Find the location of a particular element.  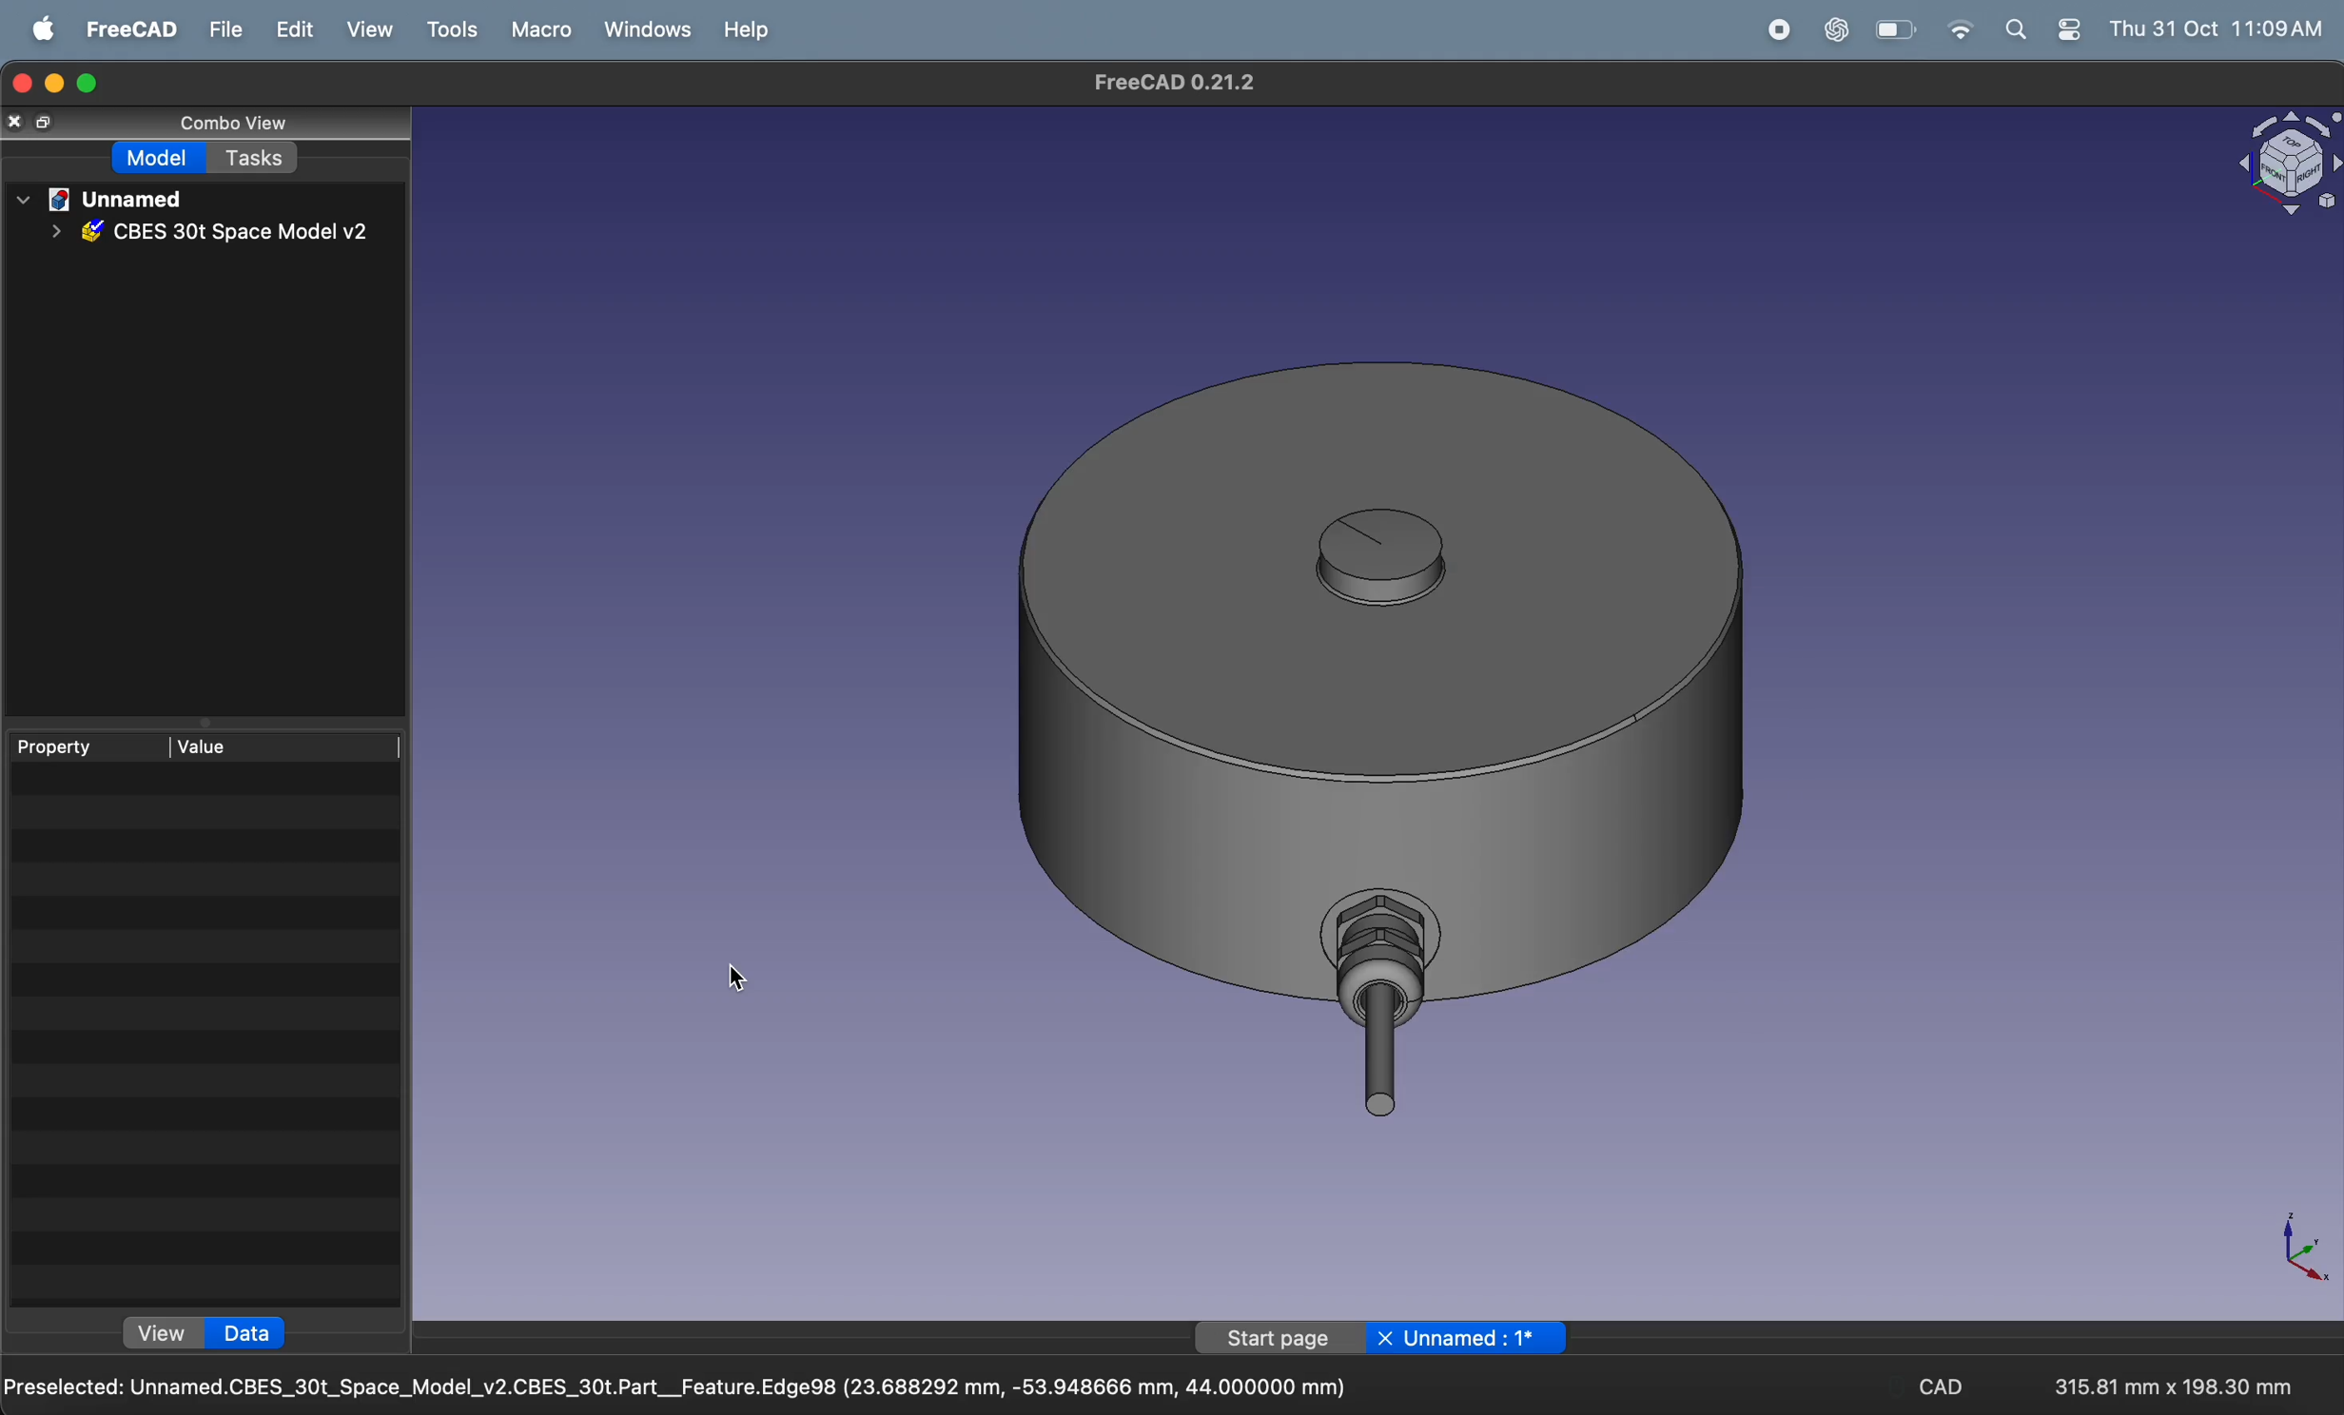

restore is located at coordinates (58, 84).